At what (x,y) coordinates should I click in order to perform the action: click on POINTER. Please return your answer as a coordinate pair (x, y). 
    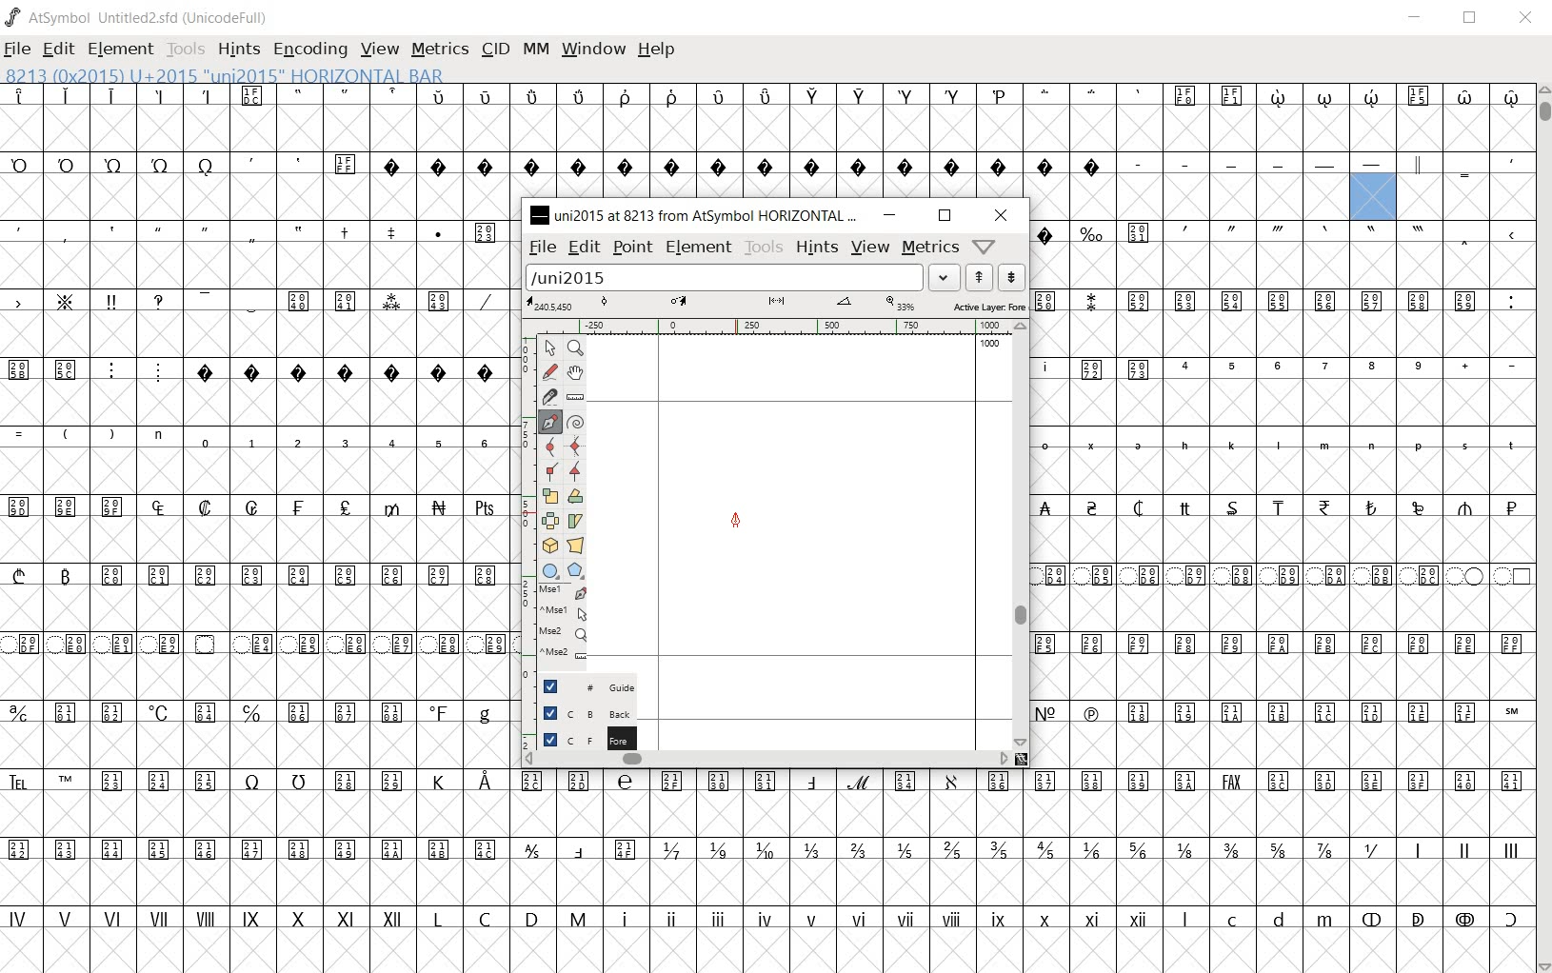
    Looking at the image, I should click on (551, 349).